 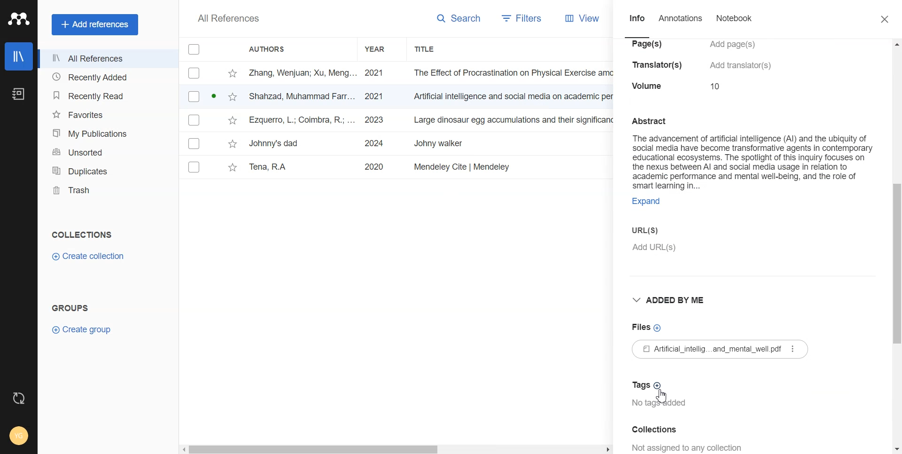 What do you see at coordinates (106, 113) in the screenshot?
I see `Favorites` at bounding box center [106, 113].